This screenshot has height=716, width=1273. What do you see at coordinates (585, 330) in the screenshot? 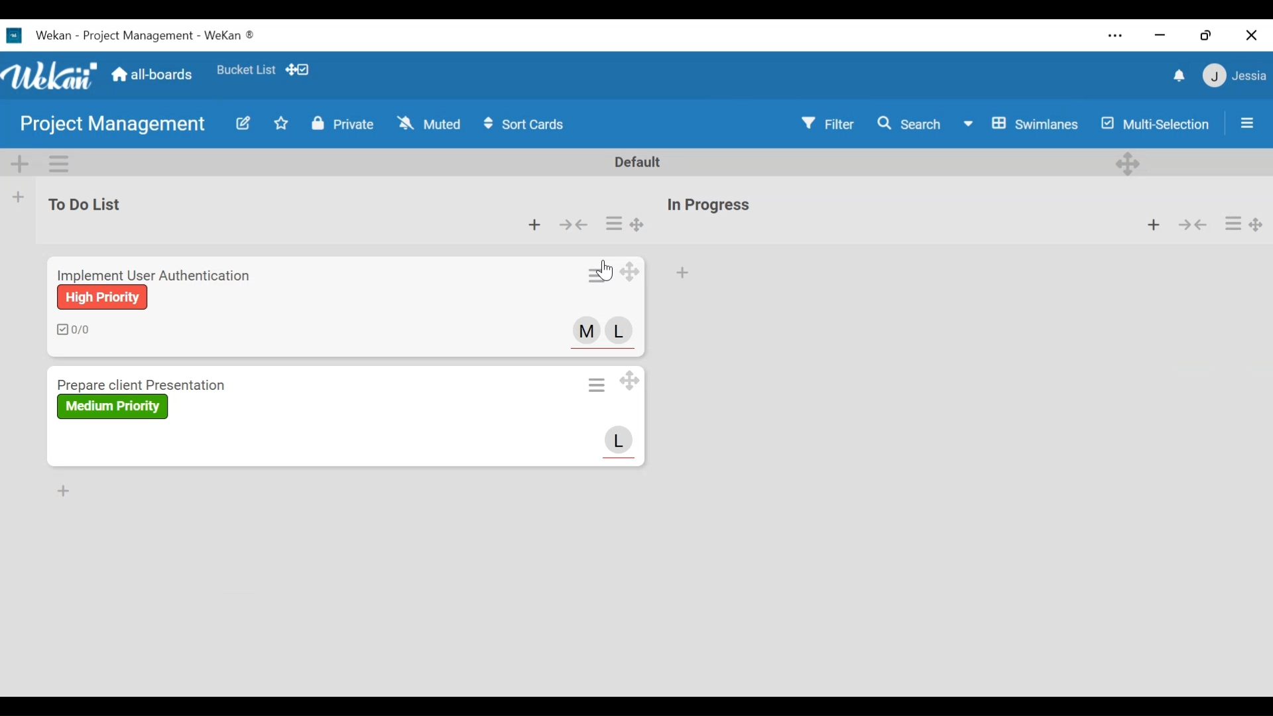
I see `member` at bounding box center [585, 330].